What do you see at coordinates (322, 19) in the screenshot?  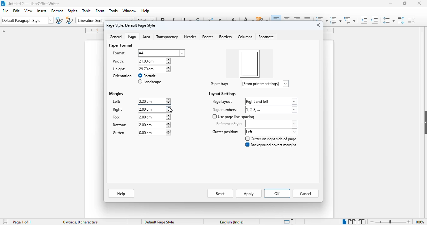 I see `toggle unordered list` at bounding box center [322, 19].